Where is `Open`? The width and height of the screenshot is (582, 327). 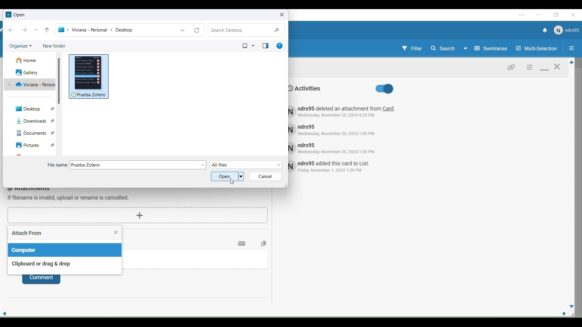
Open is located at coordinates (20, 15).